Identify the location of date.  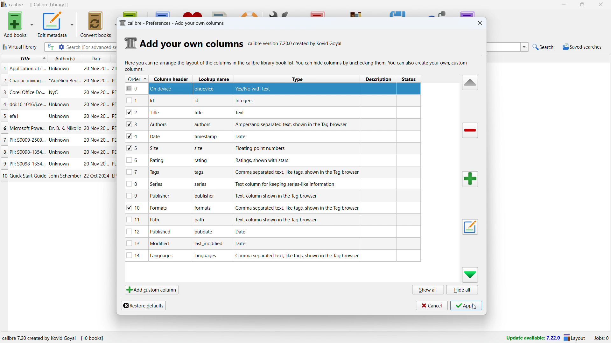
(96, 104).